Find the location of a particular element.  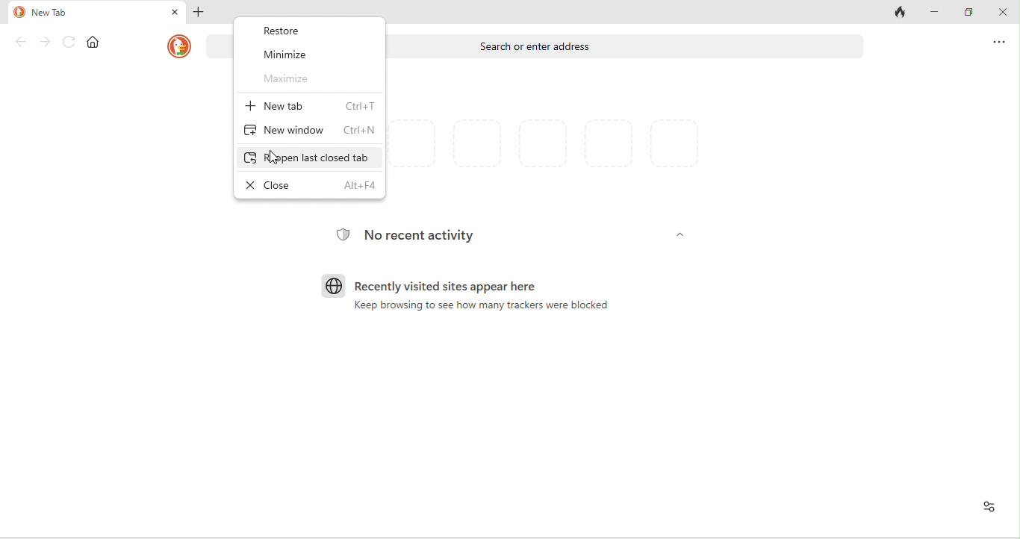

home is located at coordinates (93, 41).